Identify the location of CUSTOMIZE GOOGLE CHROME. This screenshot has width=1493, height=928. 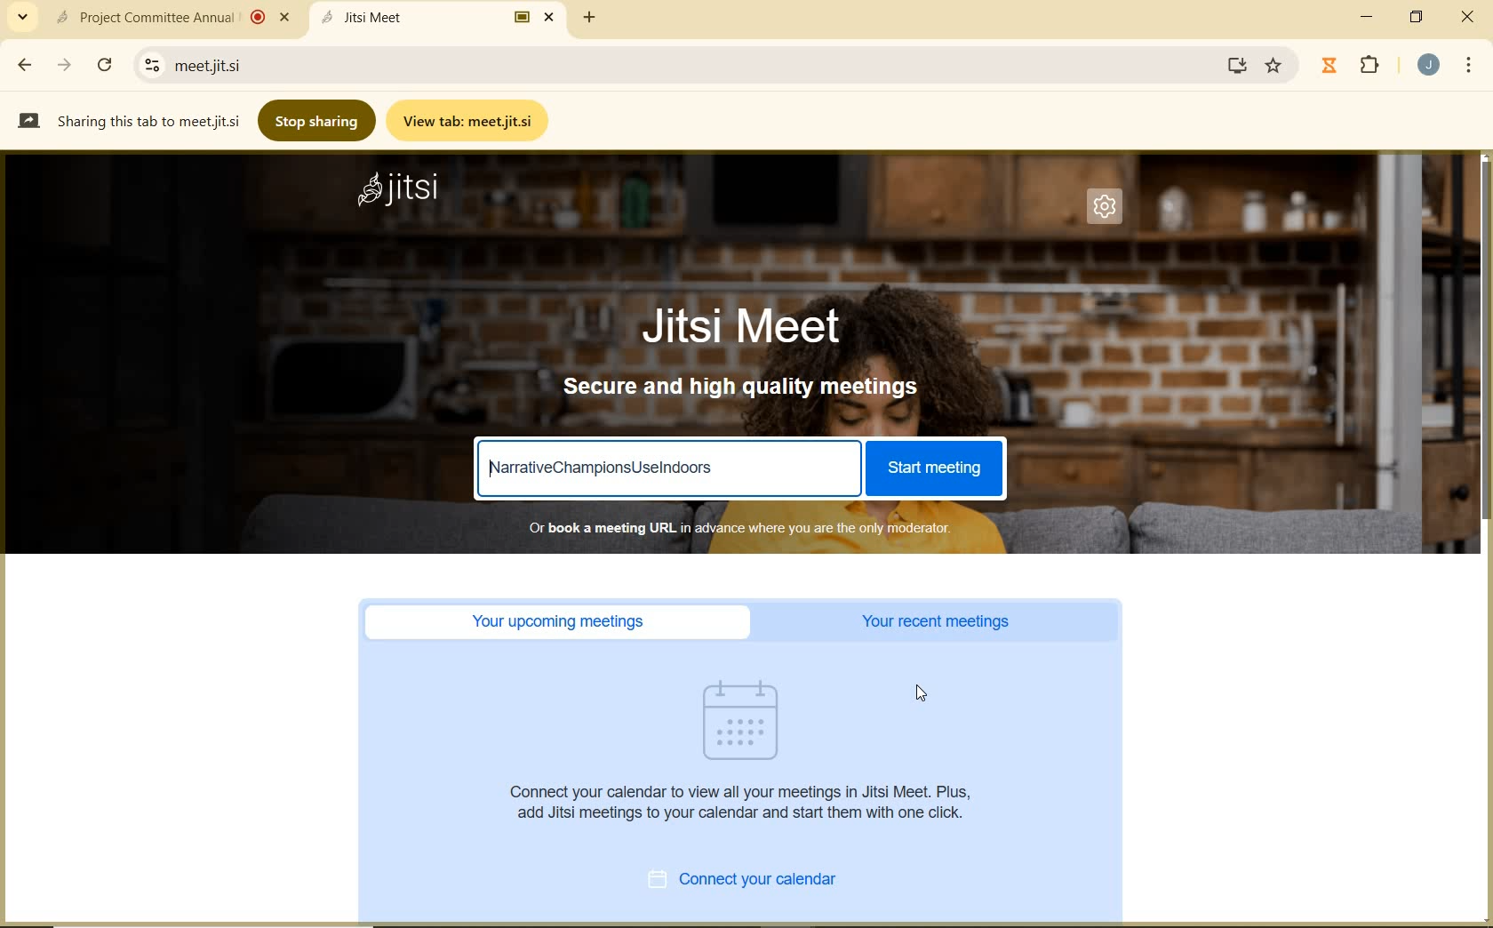
(1469, 67).